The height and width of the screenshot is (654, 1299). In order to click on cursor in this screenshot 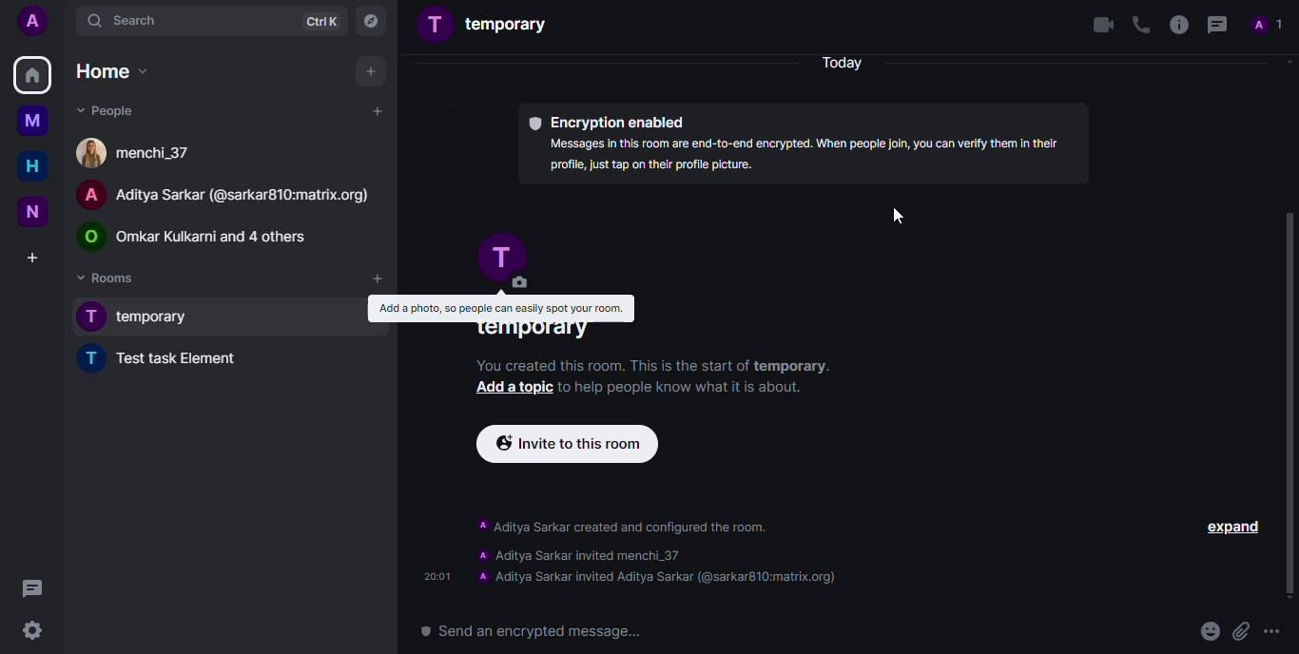, I will do `click(897, 216)`.